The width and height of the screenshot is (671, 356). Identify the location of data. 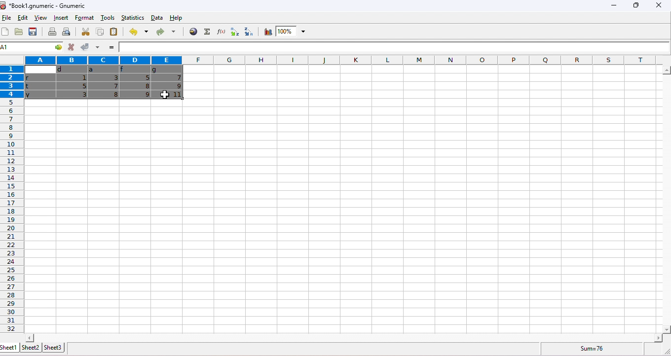
(157, 18).